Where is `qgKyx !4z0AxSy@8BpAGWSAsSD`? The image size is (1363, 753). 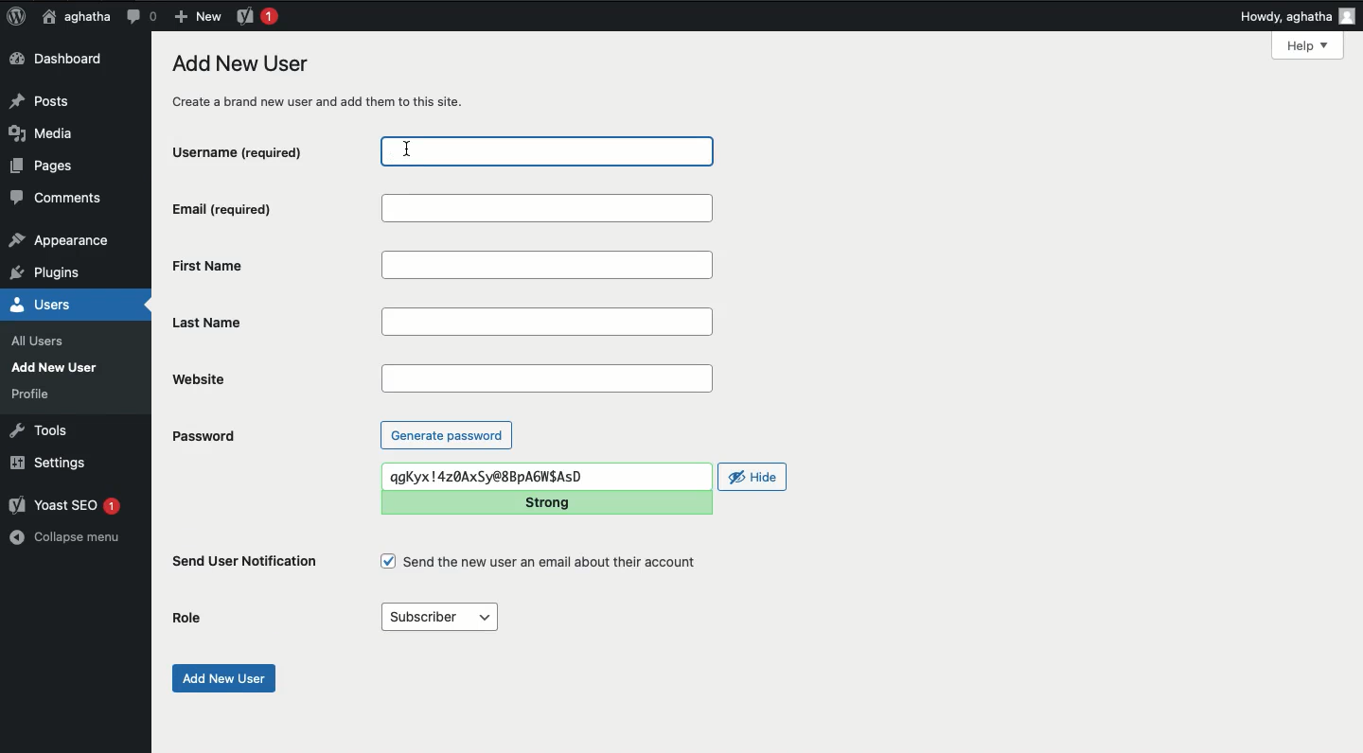 qgKyx !4z0AxSy@8BpAGWSAsSD is located at coordinates (546, 477).